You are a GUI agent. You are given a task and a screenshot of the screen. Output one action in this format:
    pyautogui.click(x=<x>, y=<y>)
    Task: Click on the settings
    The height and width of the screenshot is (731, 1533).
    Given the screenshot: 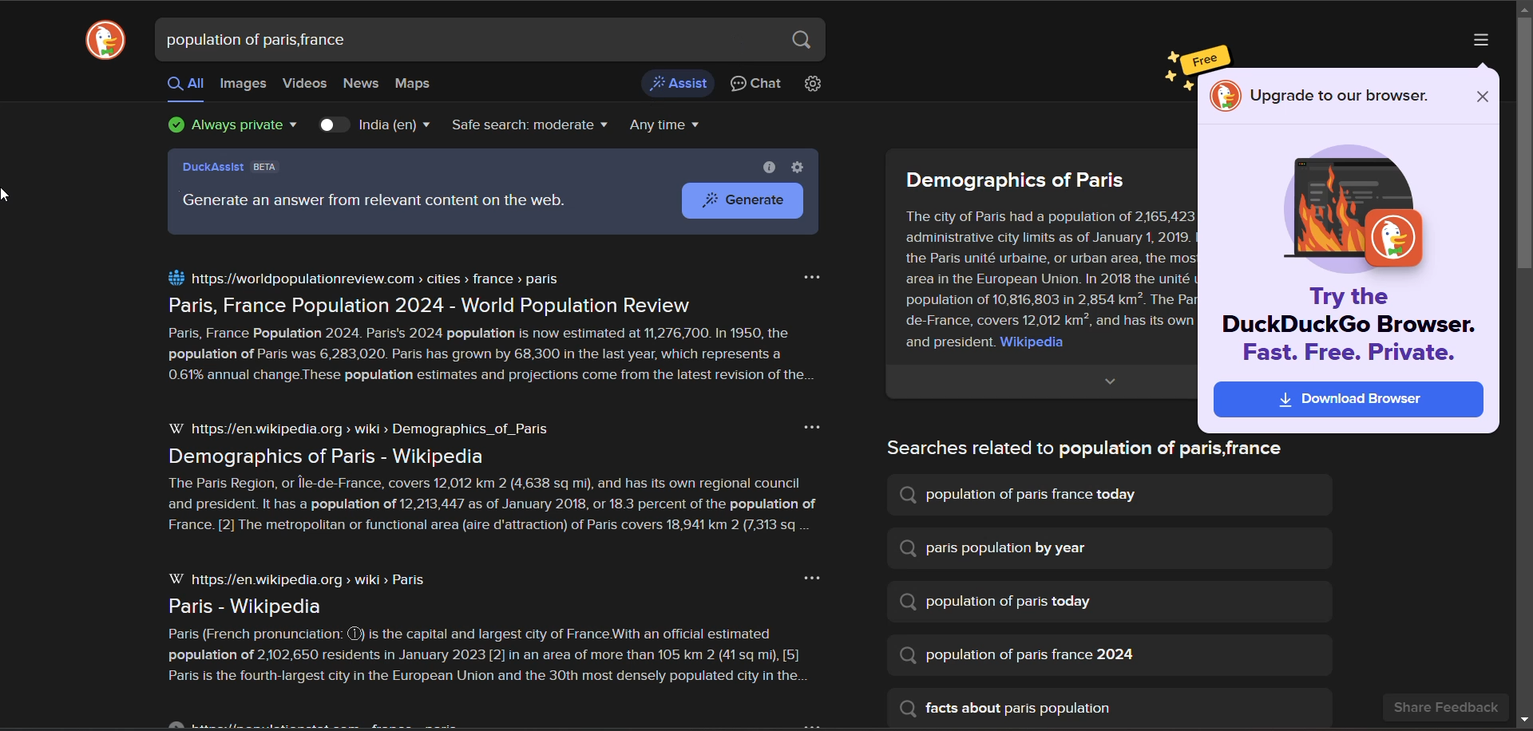 What is the action you would take?
    pyautogui.click(x=796, y=167)
    